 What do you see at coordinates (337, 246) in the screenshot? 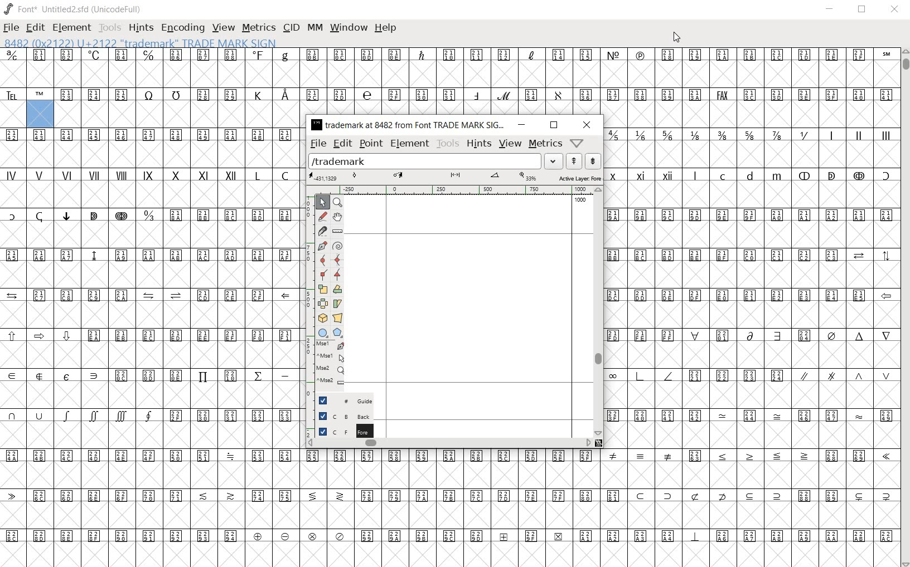
I see `change whether spiro is active or not` at bounding box center [337, 246].